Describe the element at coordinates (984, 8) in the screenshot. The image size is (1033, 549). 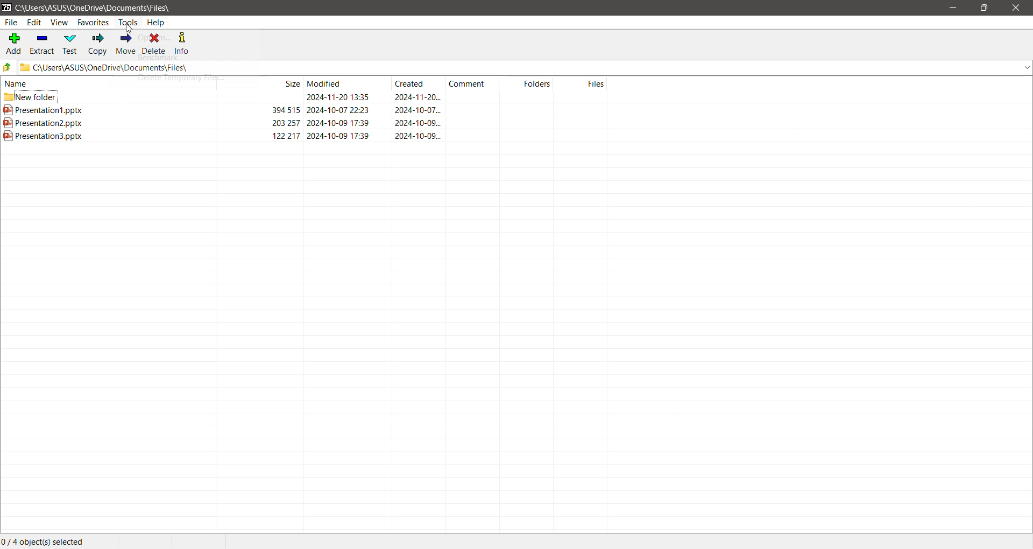
I see `Restore Down` at that location.